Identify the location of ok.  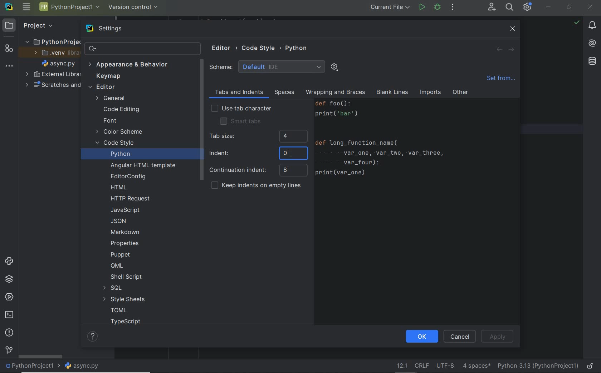
(421, 337).